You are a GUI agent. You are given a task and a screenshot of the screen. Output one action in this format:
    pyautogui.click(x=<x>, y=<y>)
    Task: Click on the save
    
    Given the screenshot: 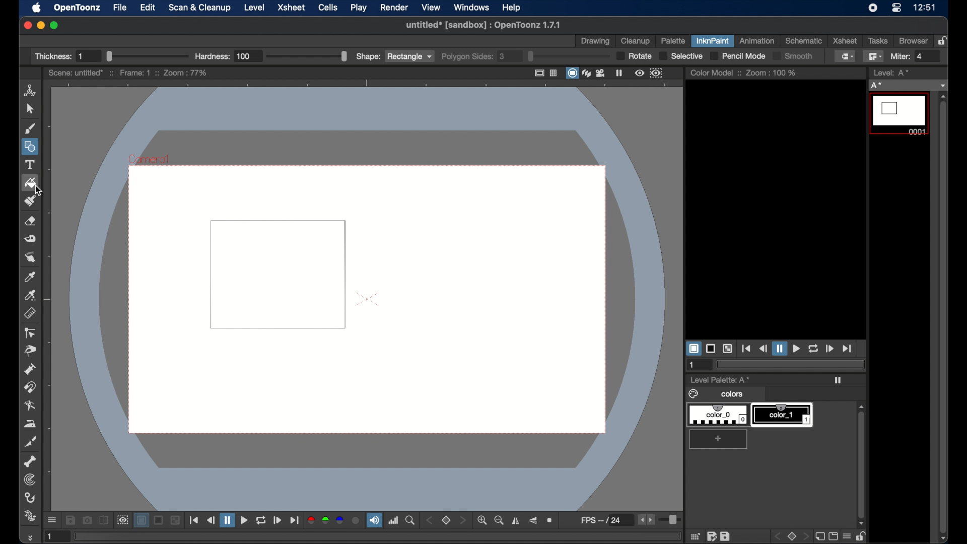 What is the action you would take?
    pyautogui.click(x=725, y=536)
    